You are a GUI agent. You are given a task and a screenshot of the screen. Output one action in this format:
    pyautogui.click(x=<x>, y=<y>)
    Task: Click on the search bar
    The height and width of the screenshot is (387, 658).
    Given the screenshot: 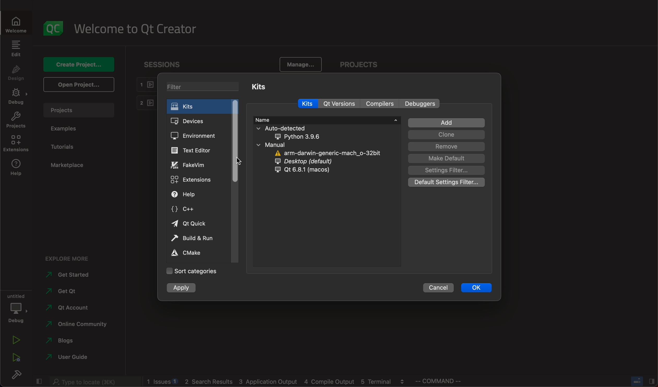 What is the action you would take?
    pyautogui.click(x=94, y=382)
    